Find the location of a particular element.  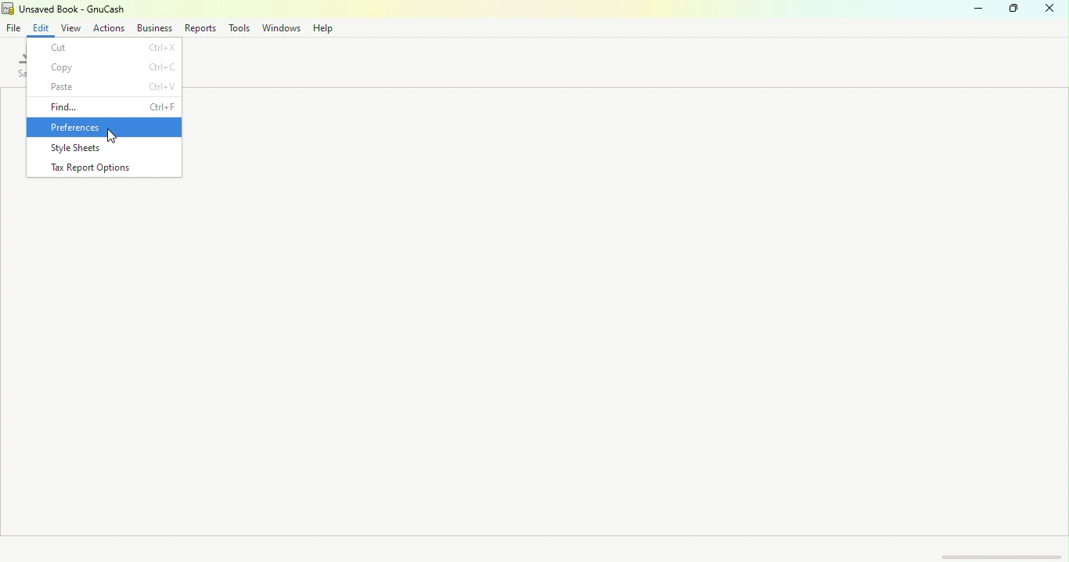

Cut is located at coordinates (105, 48).